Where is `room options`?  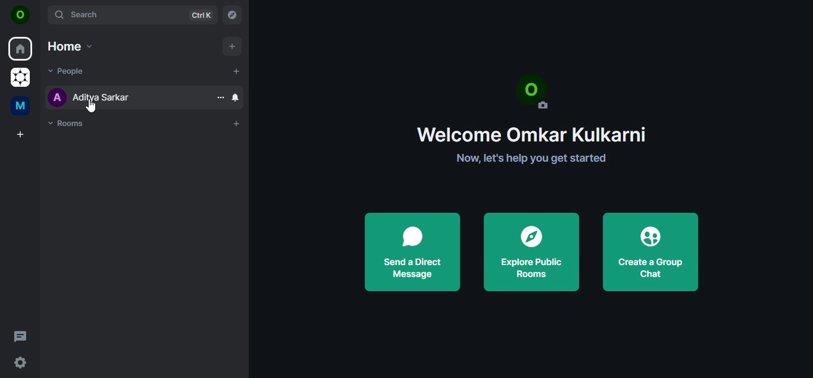 room options is located at coordinates (218, 97).